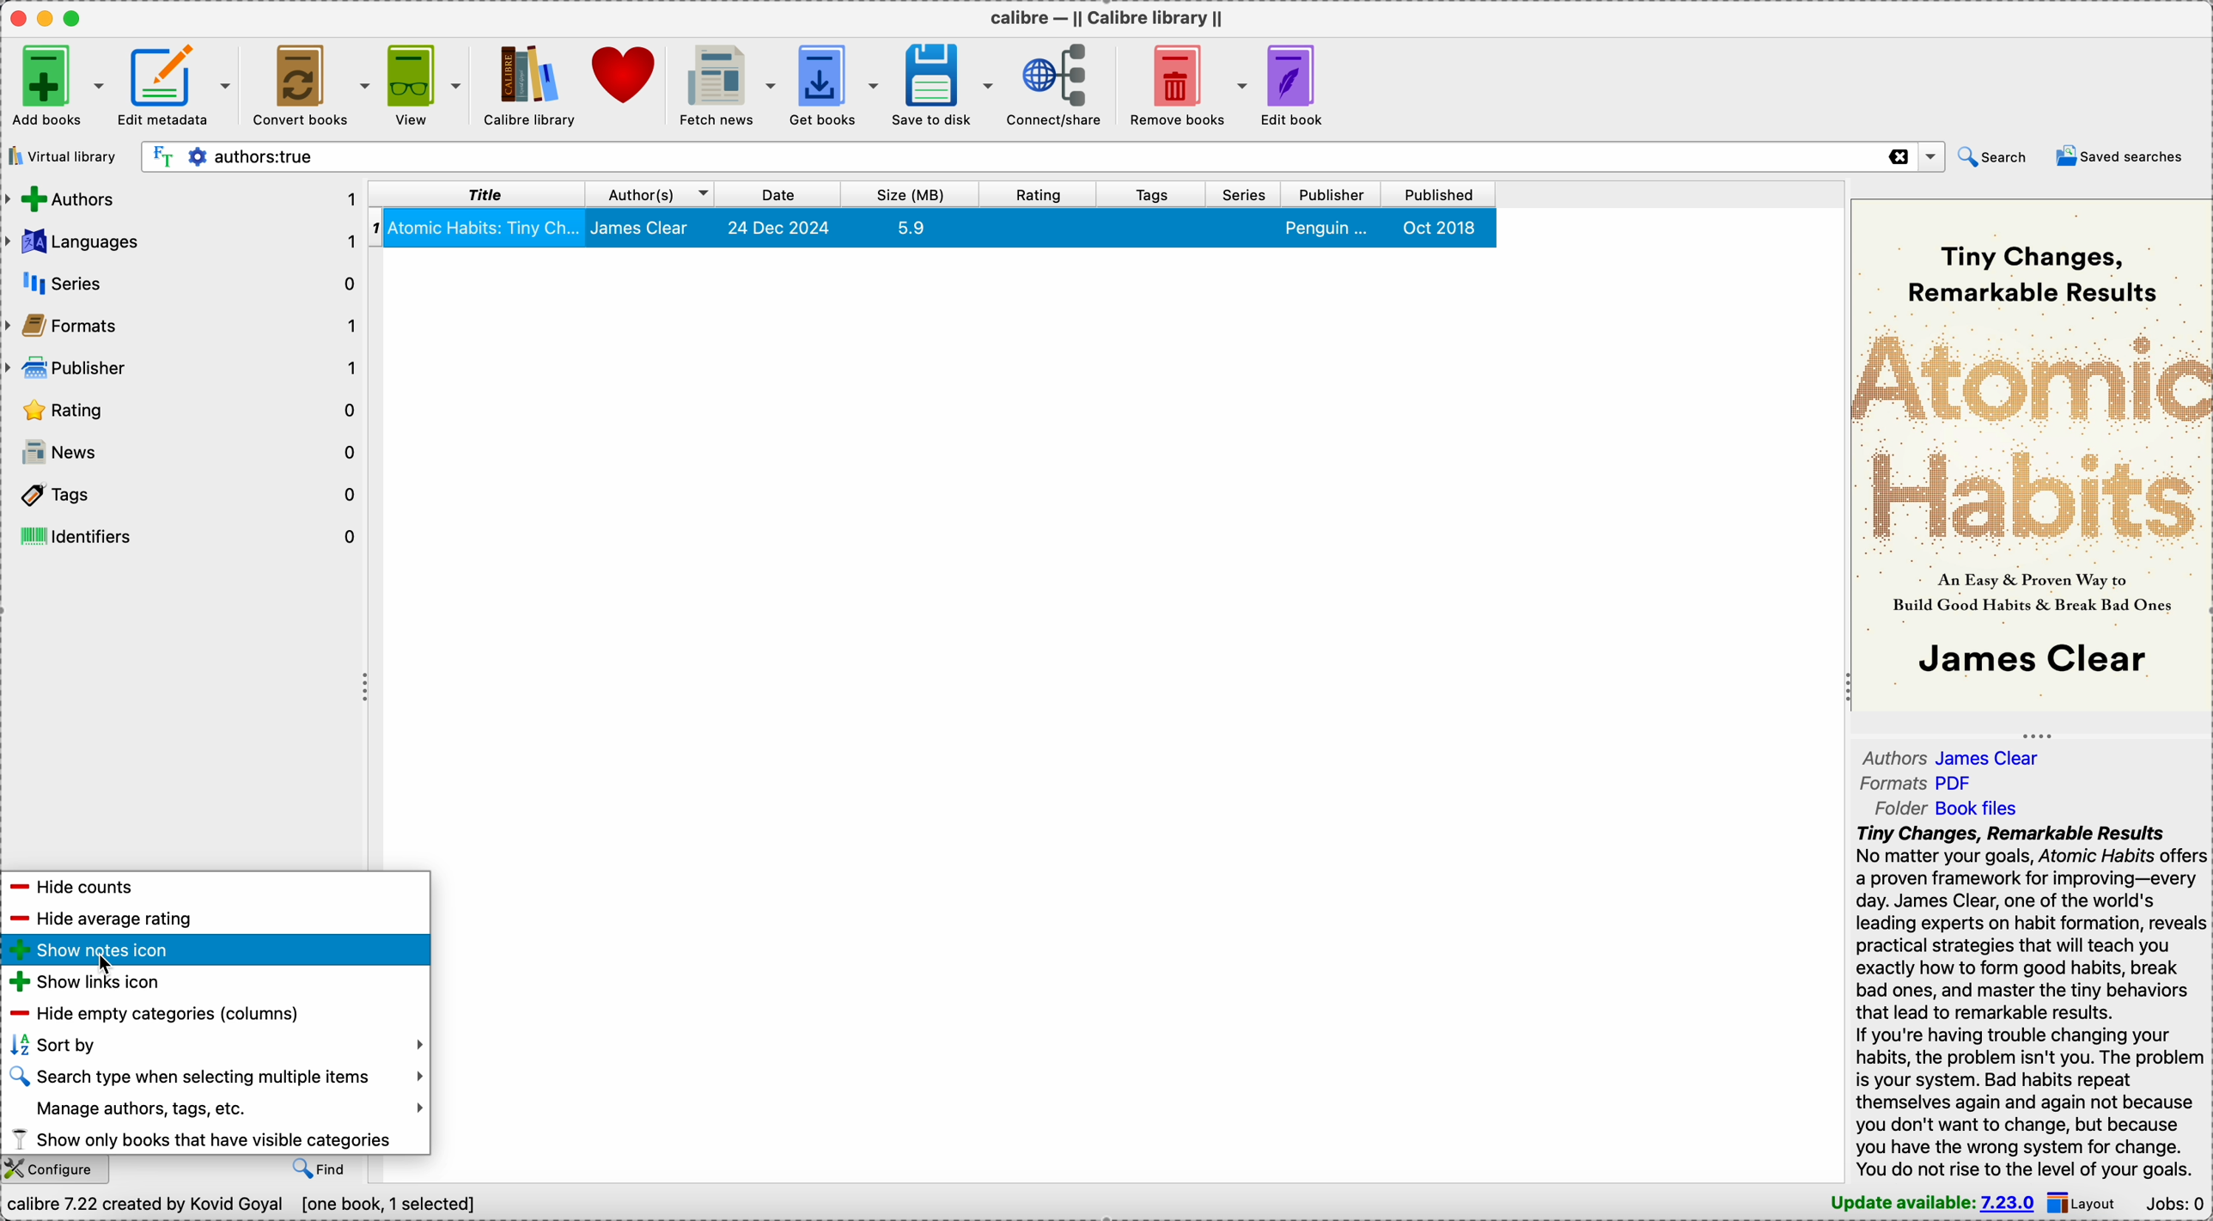 Image resolution: width=2213 pixels, height=1221 pixels. Describe the element at coordinates (46, 19) in the screenshot. I see `minimize Calibre` at that location.